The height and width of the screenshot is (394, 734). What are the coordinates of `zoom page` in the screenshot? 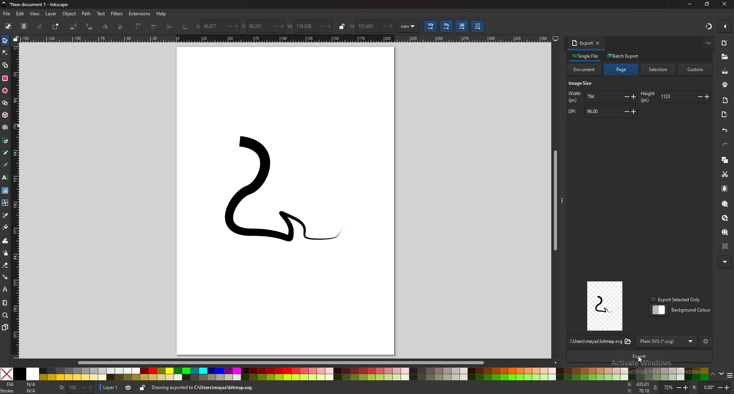 It's located at (726, 233).